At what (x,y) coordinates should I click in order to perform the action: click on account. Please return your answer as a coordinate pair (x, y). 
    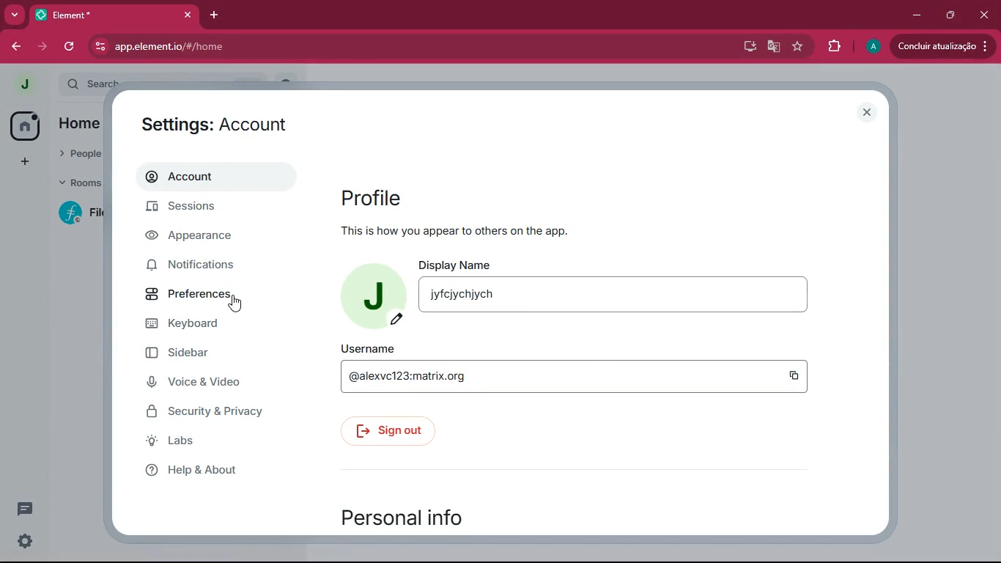
    Looking at the image, I should click on (216, 175).